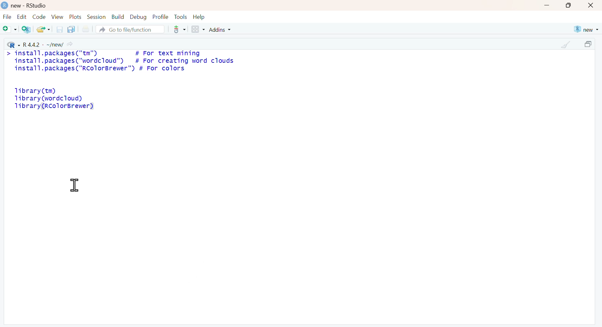 The height and width of the screenshot is (327, 602). I want to click on File, so click(7, 17).